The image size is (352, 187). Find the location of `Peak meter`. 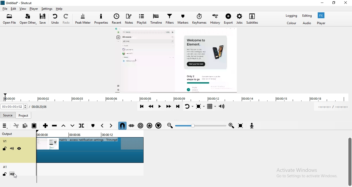

Peak meter is located at coordinates (83, 19).